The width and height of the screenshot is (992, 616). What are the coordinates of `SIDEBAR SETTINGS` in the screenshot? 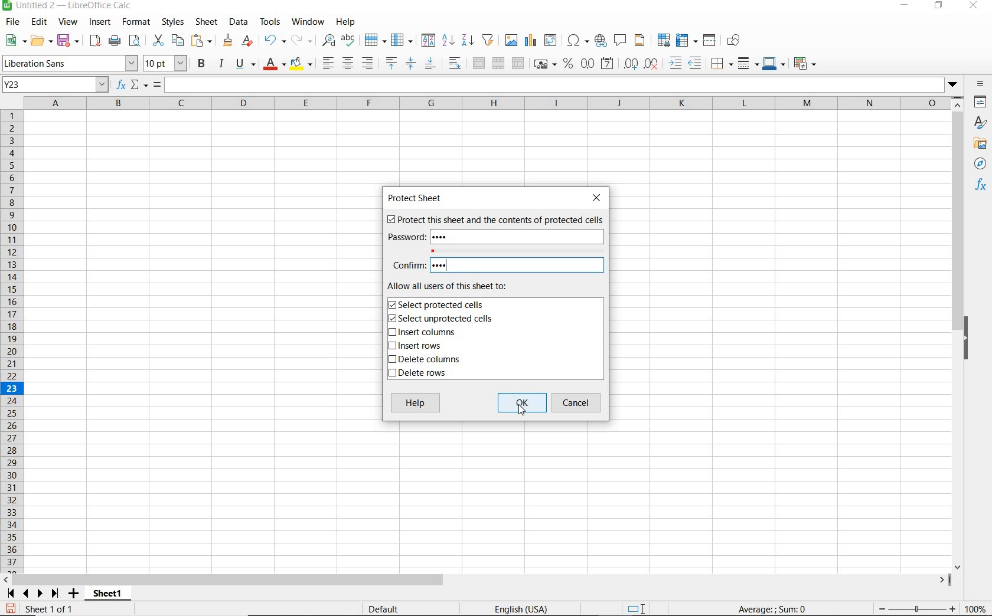 It's located at (980, 84).